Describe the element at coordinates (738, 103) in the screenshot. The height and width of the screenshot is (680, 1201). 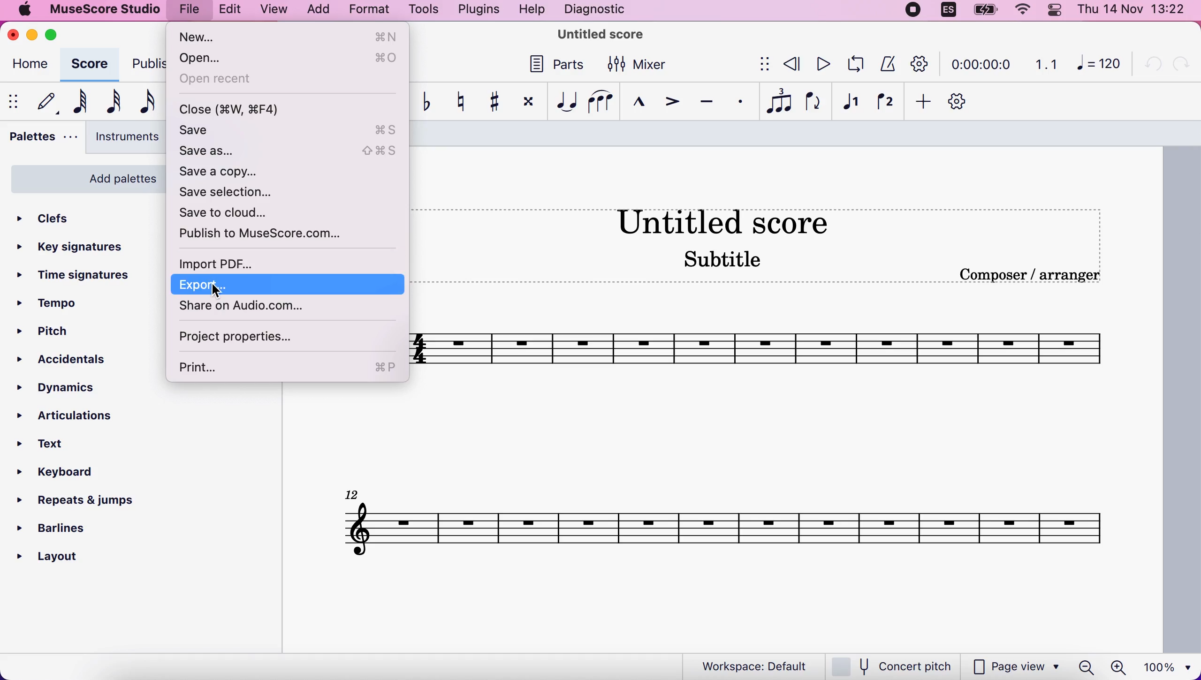
I see `staccato` at that location.